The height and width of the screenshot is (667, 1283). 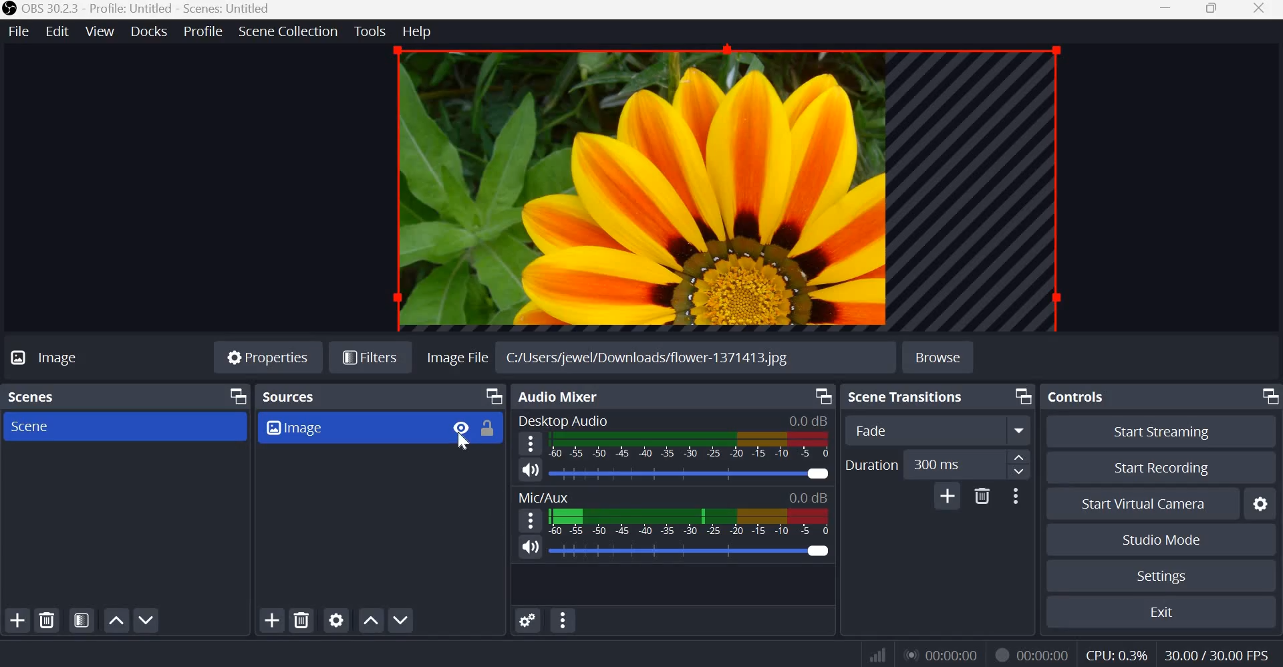 What do you see at coordinates (690, 446) in the screenshot?
I see `Volume Meter` at bounding box center [690, 446].